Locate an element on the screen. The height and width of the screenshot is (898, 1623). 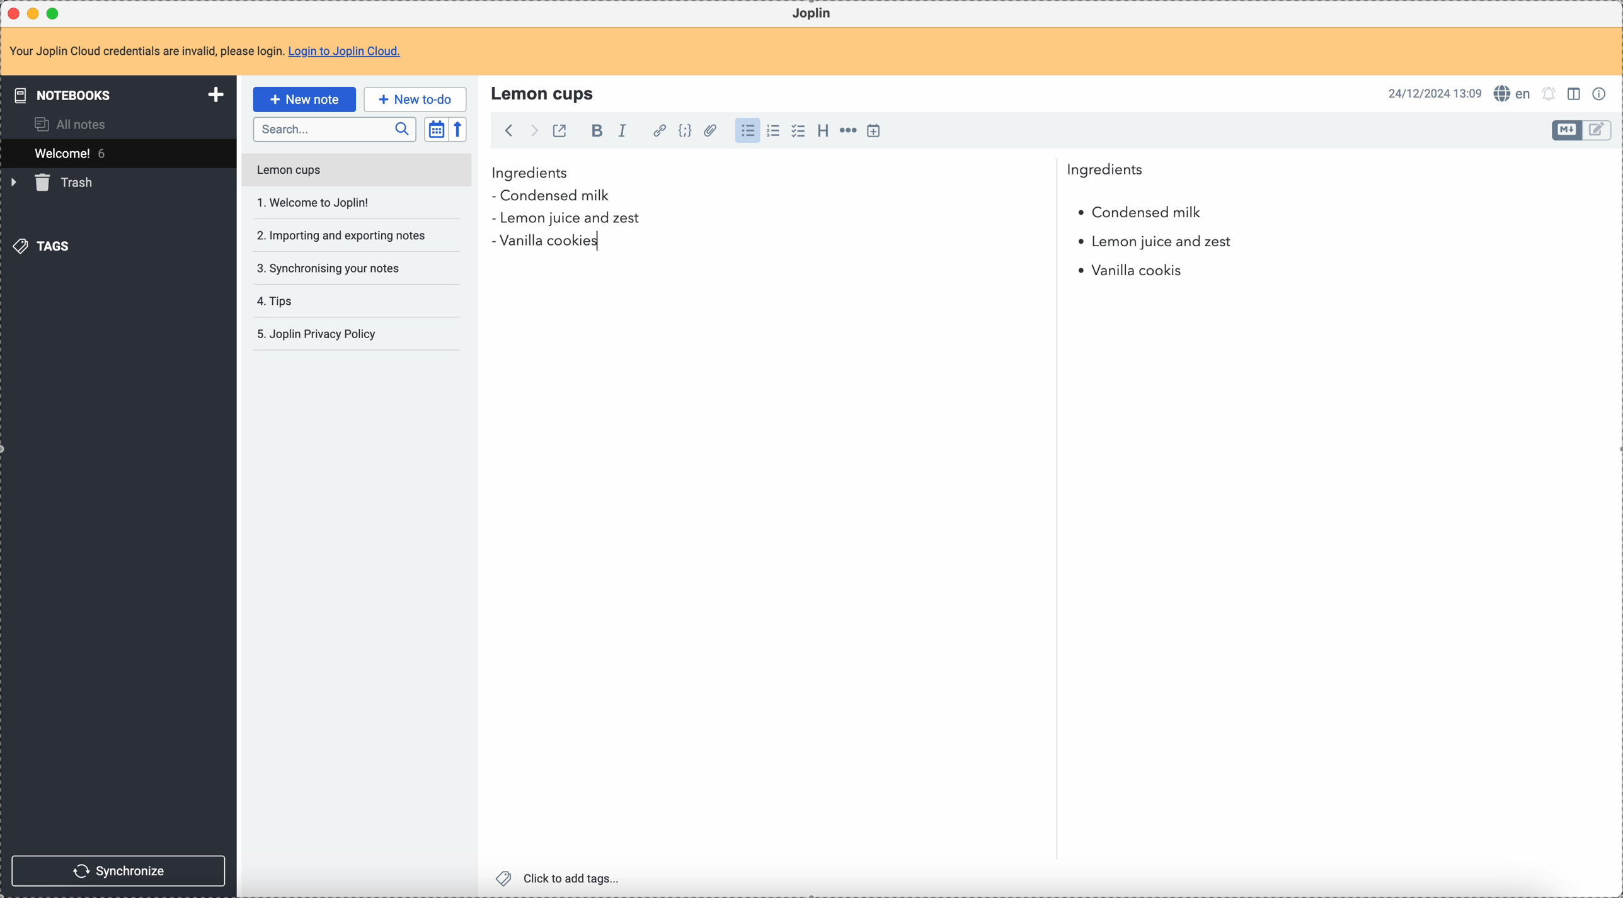
welcome is located at coordinates (118, 153).